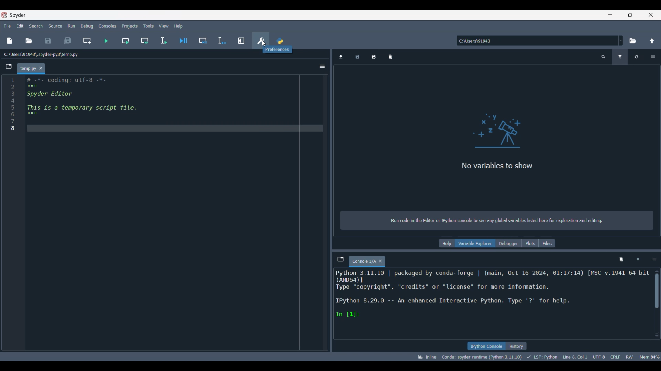  What do you see at coordinates (653, 57) in the screenshot?
I see `Options` at bounding box center [653, 57].